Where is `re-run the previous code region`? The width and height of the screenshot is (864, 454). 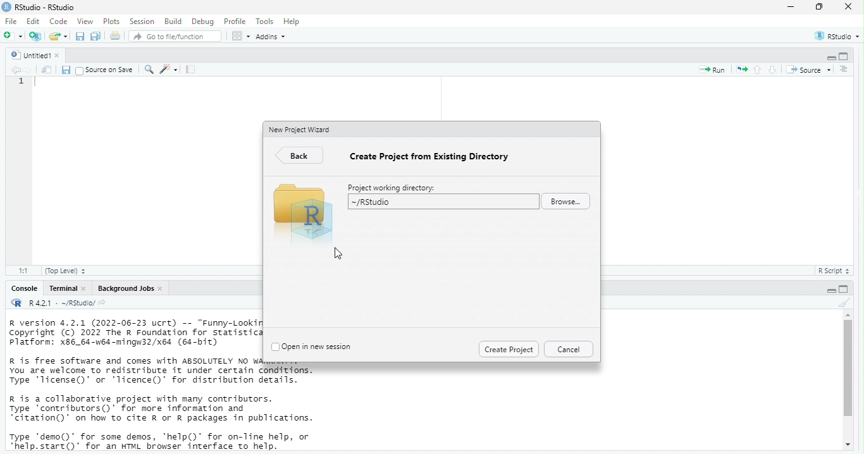
re-run the previous code region is located at coordinates (741, 70).